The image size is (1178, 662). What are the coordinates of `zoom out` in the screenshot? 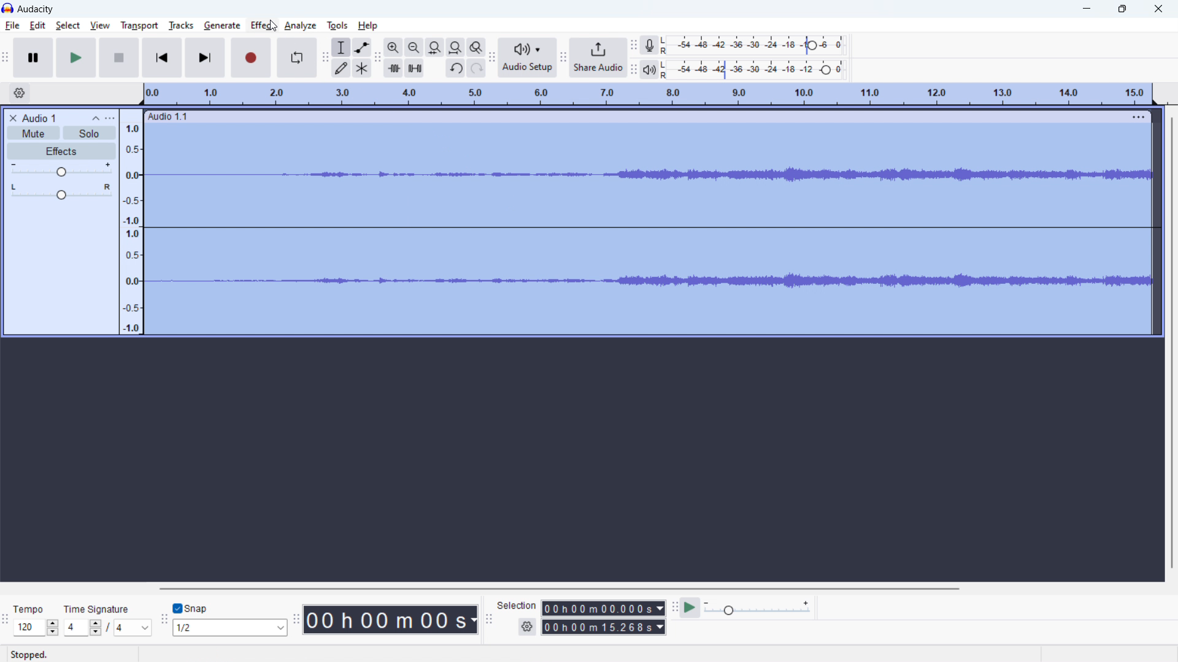 It's located at (414, 47).